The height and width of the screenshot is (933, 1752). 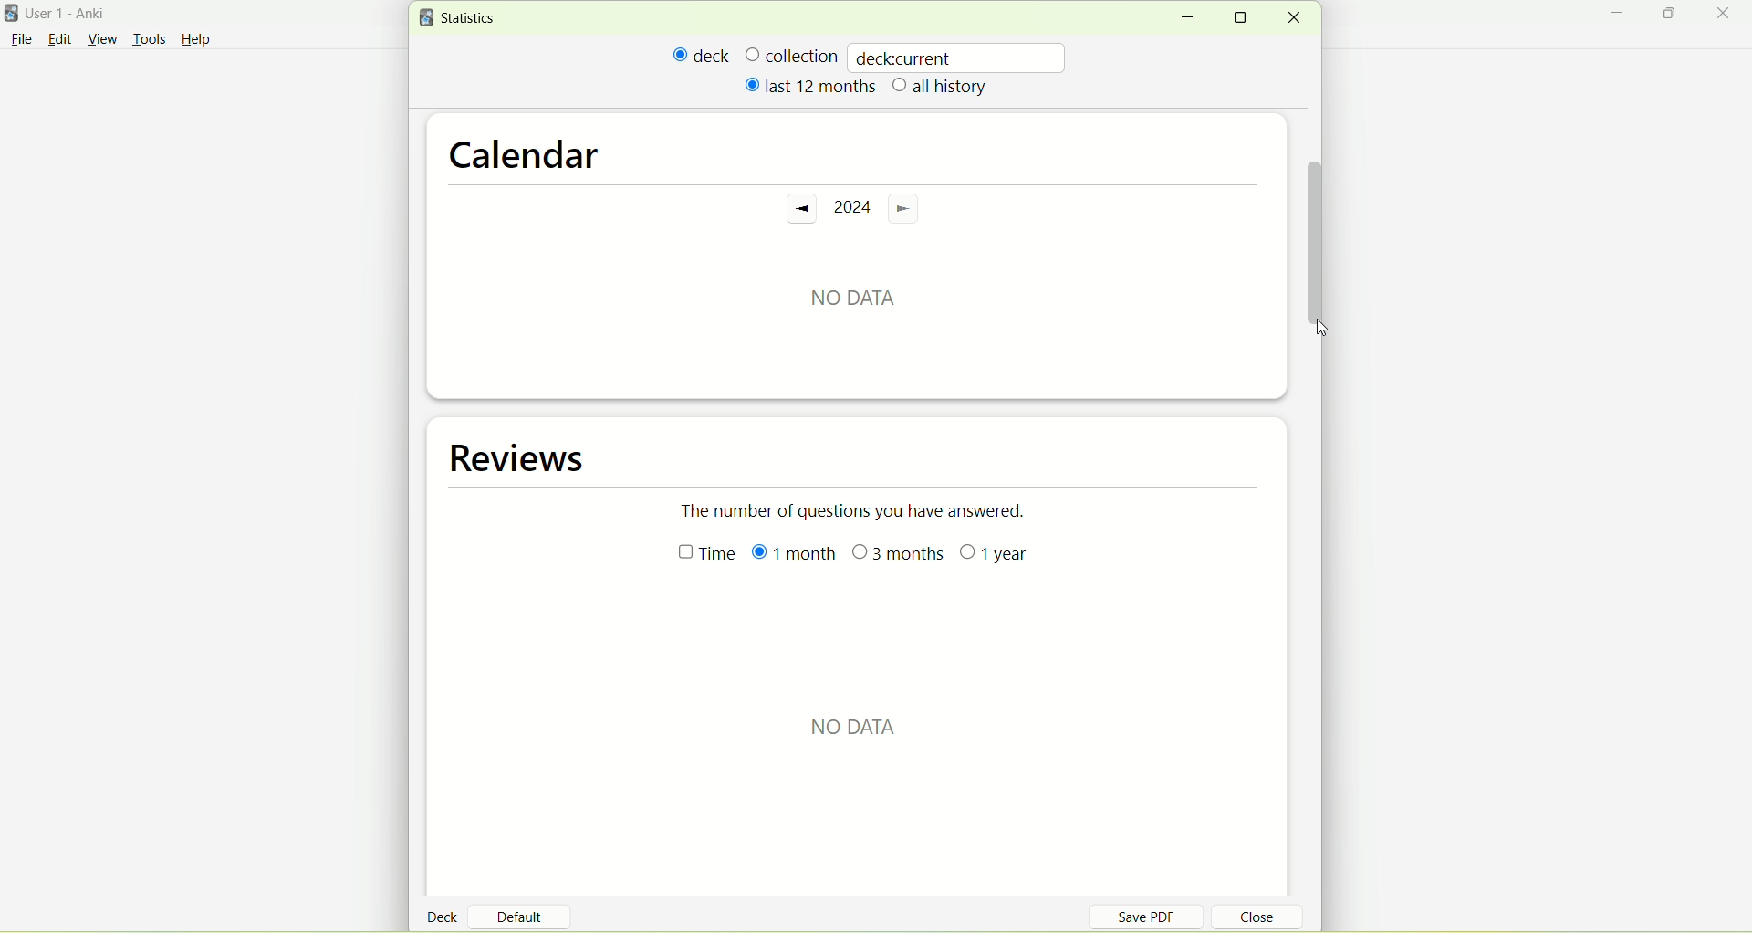 What do you see at coordinates (105, 40) in the screenshot?
I see `view` at bounding box center [105, 40].